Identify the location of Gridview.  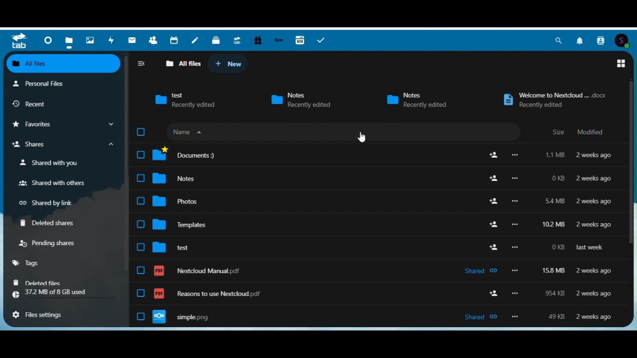
(621, 65).